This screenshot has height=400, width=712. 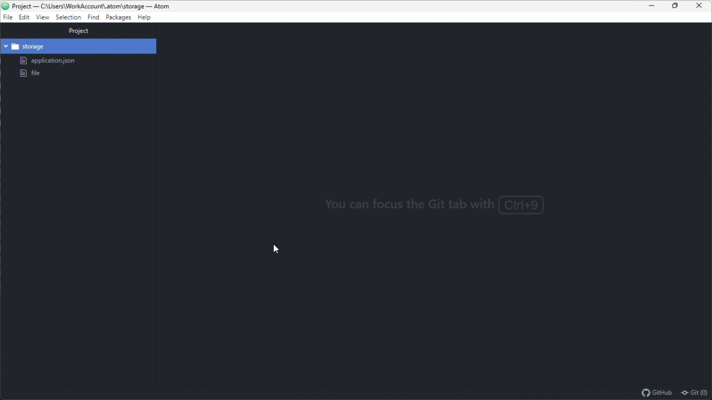 I want to click on github, so click(x=657, y=393).